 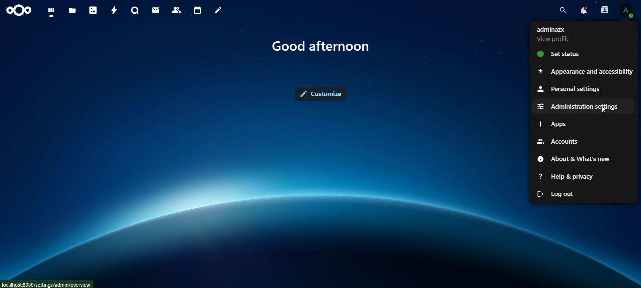 I want to click on administration settings, so click(x=577, y=107).